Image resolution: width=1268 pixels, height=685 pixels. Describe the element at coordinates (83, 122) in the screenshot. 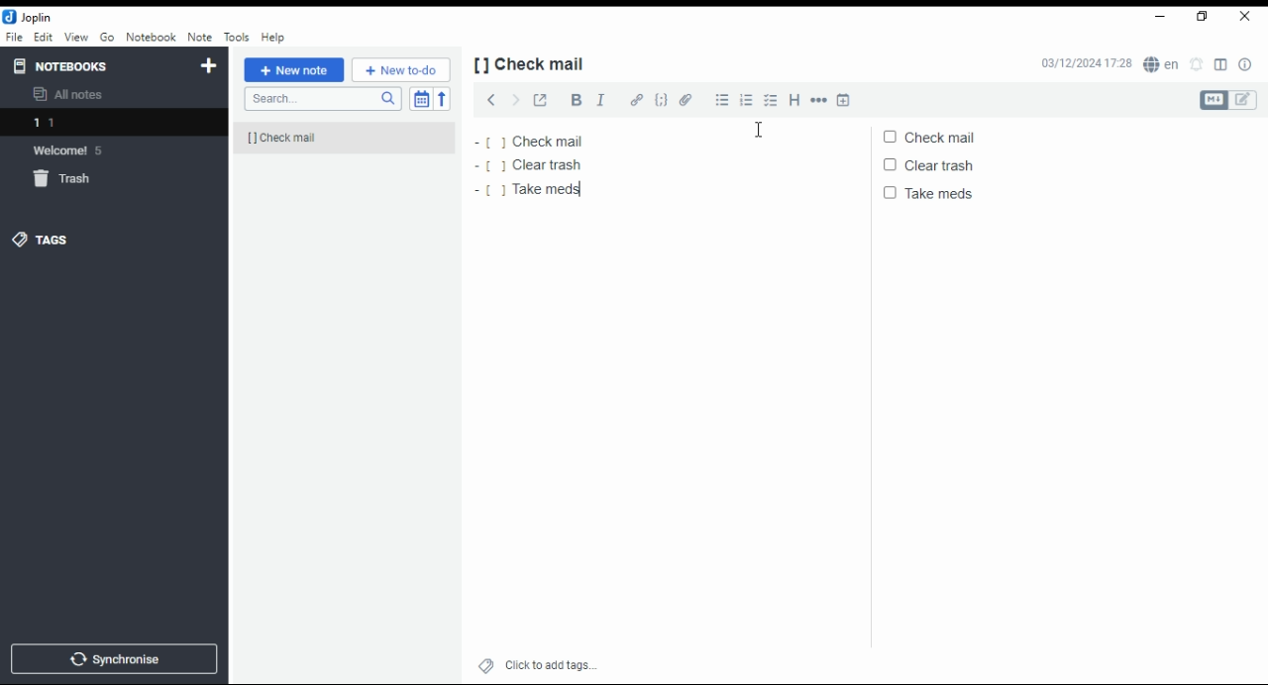

I see `notebook 1` at that location.